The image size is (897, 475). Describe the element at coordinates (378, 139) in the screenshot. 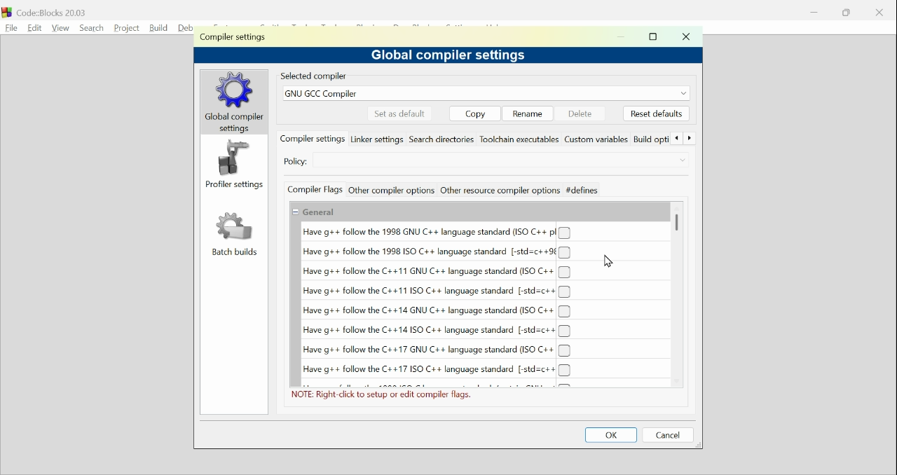

I see `Linker settings` at that location.